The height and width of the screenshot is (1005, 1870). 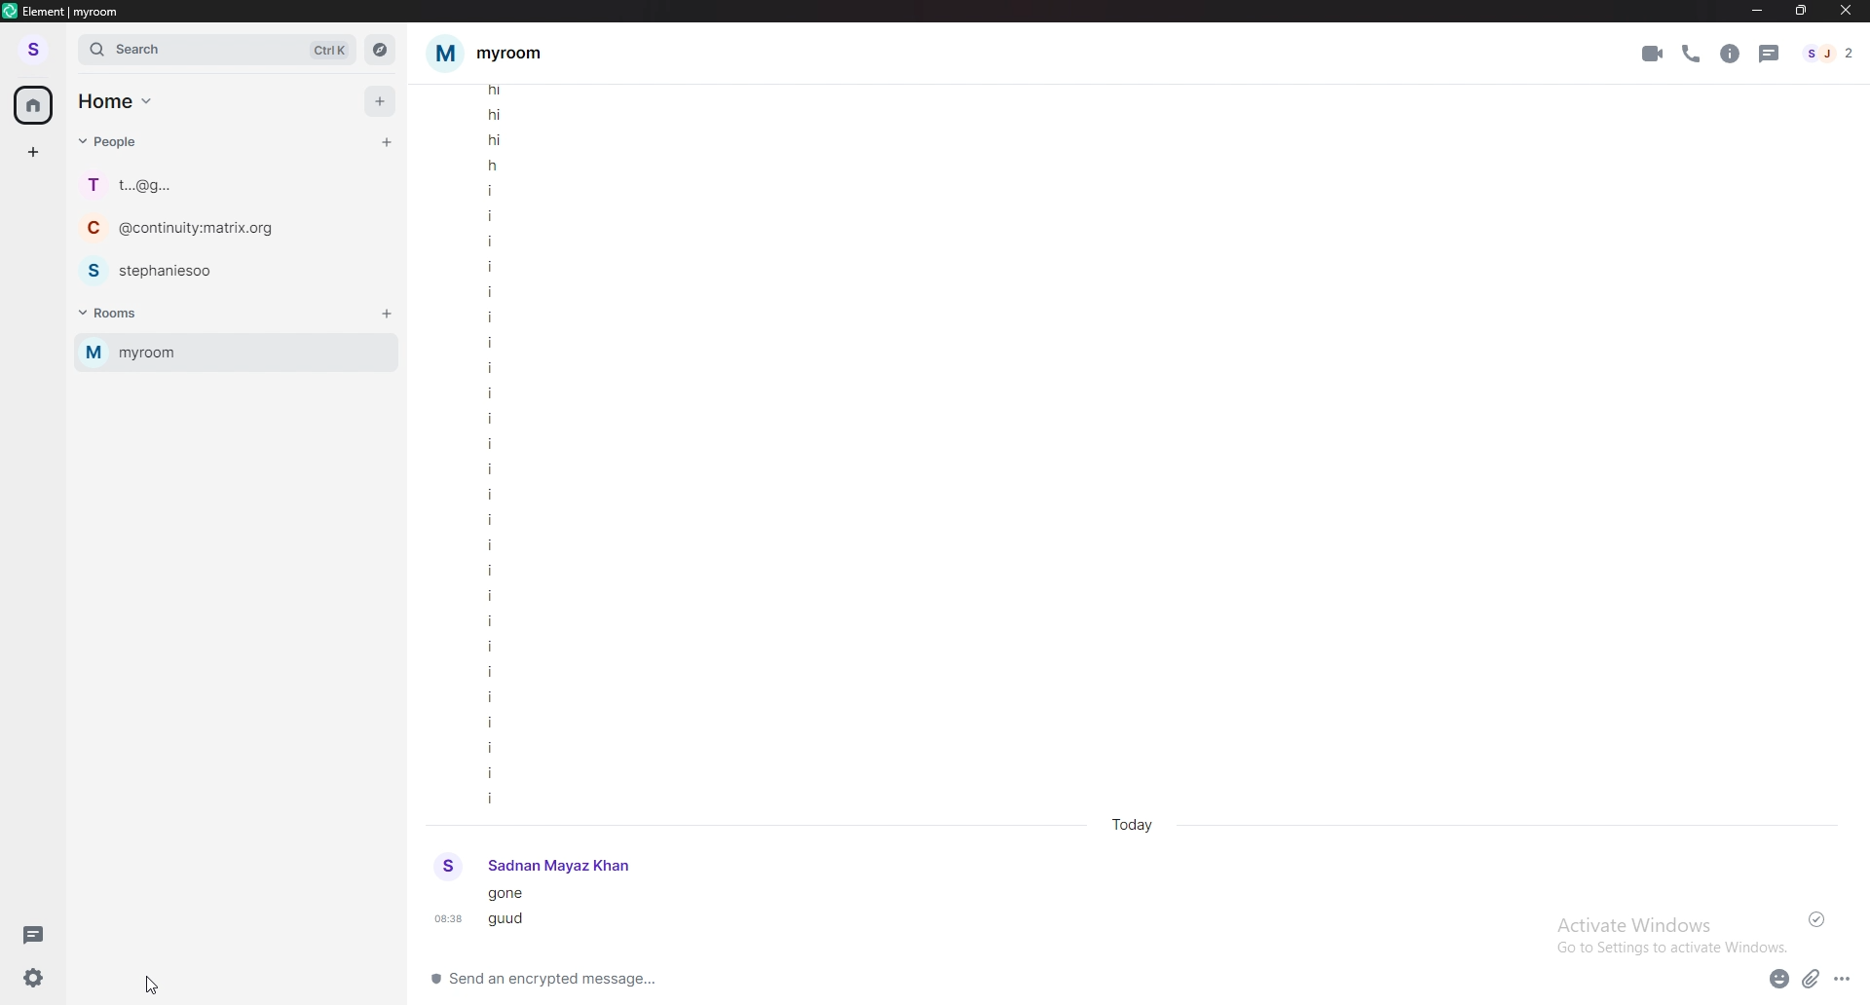 What do you see at coordinates (560, 980) in the screenshot?
I see `Send an encrypted message...` at bounding box center [560, 980].